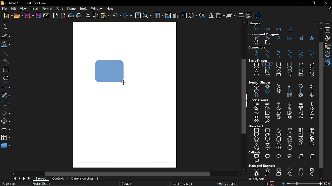 The width and height of the screenshot is (332, 186). I want to click on help, so click(110, 9).